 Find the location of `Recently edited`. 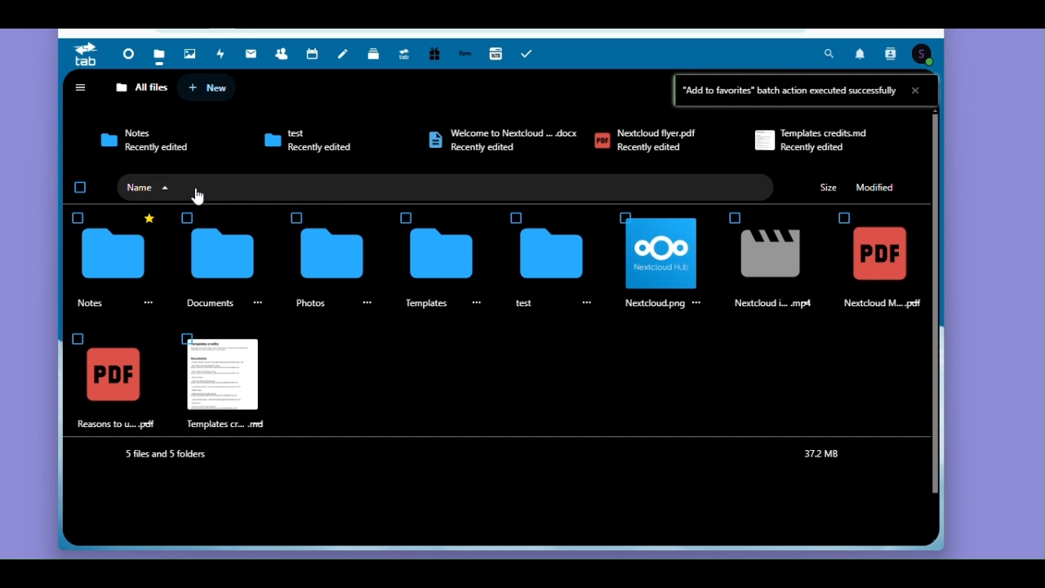

Recently edited is located at coordinates (656, 149).